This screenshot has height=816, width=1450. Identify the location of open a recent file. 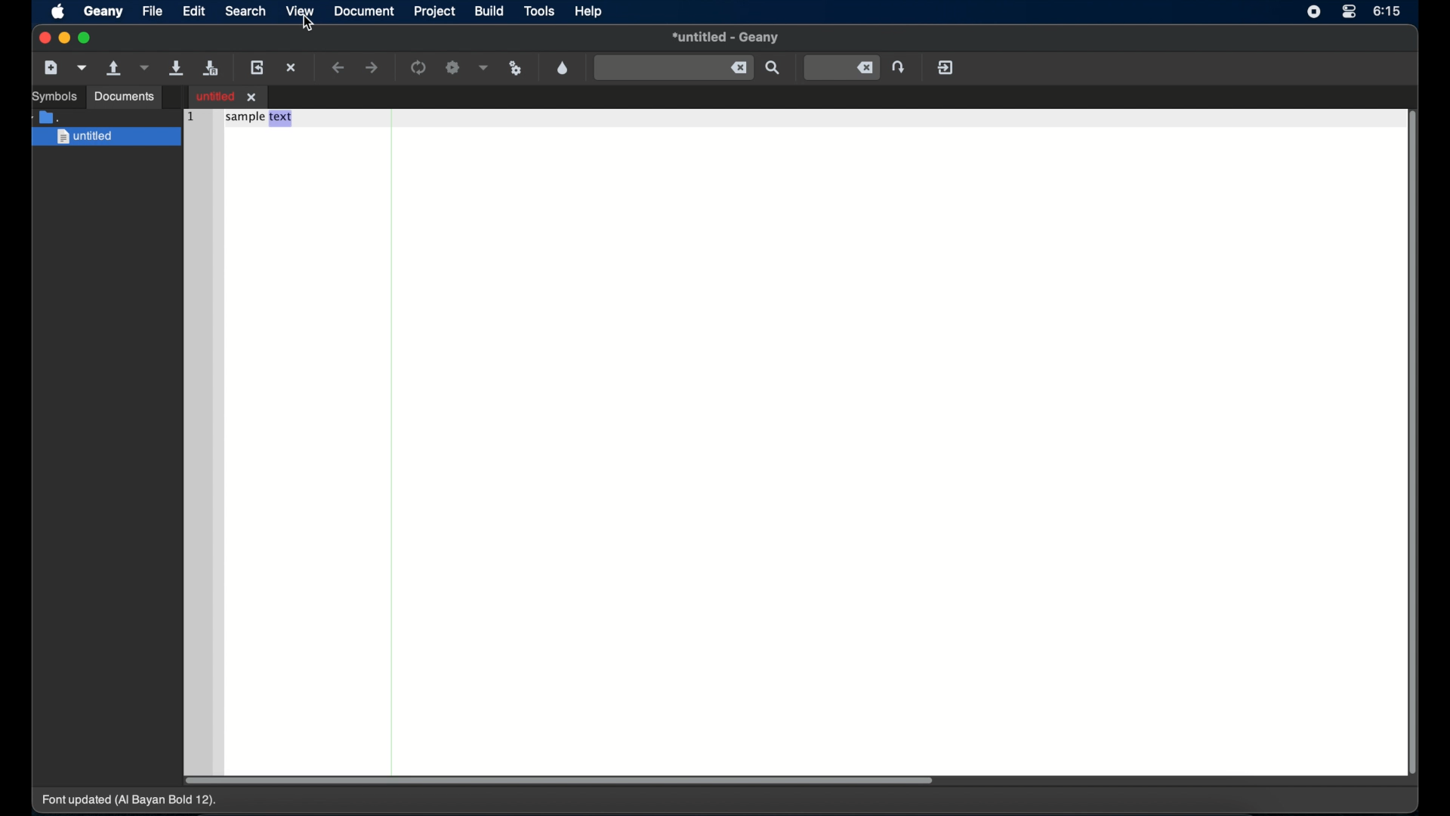
(146, 67).